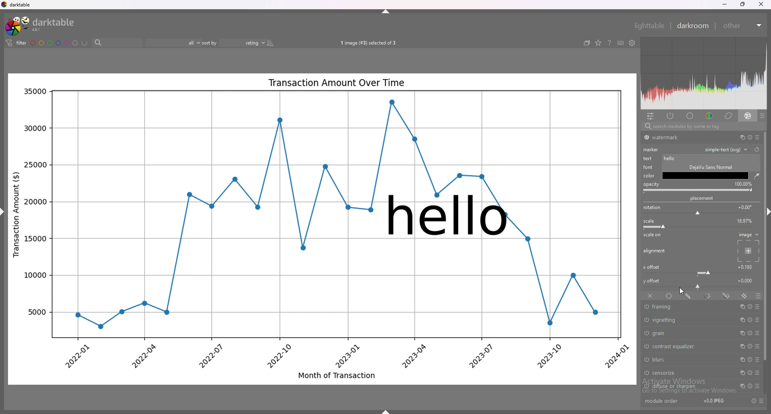  I want to click on opacity, so click(743, 184).